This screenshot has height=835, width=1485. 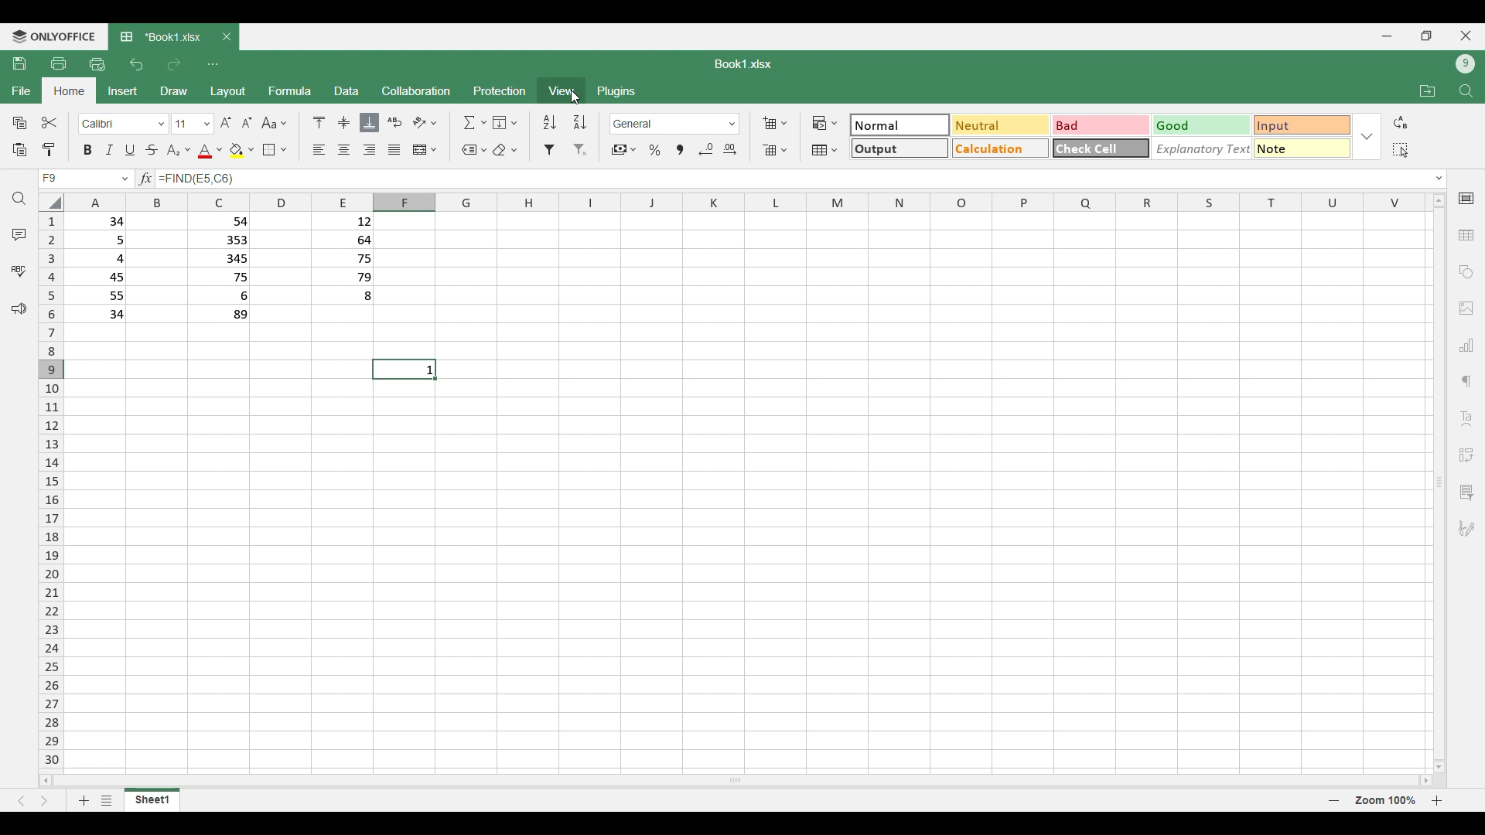 I want to click on Font options, so click(x=122, y=124).